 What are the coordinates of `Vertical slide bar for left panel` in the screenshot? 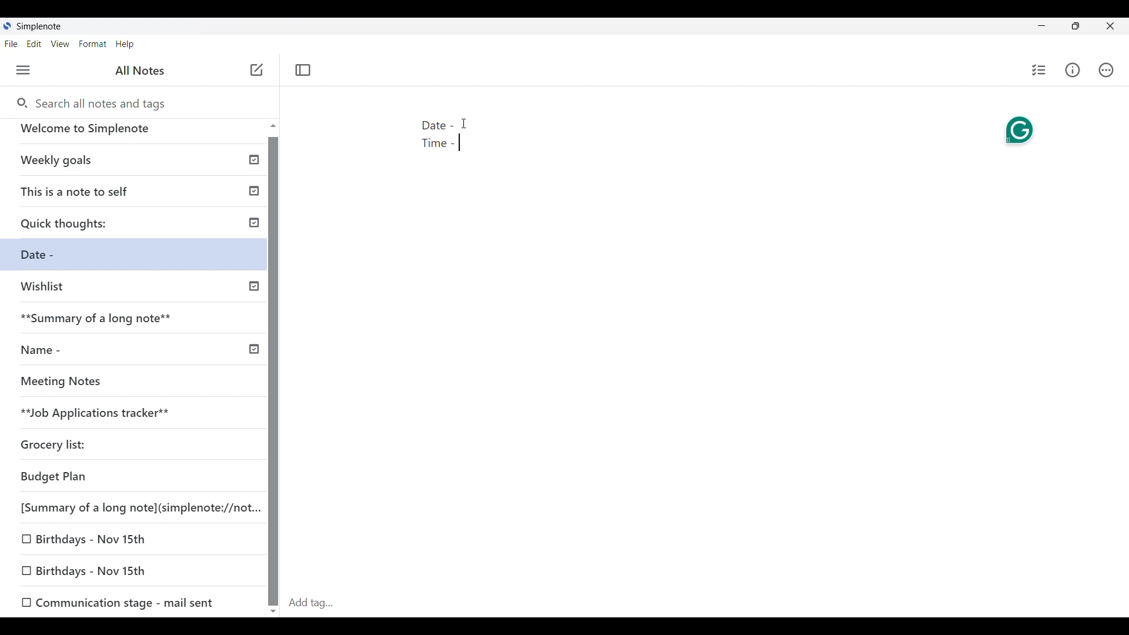 It's located at (273, 372).